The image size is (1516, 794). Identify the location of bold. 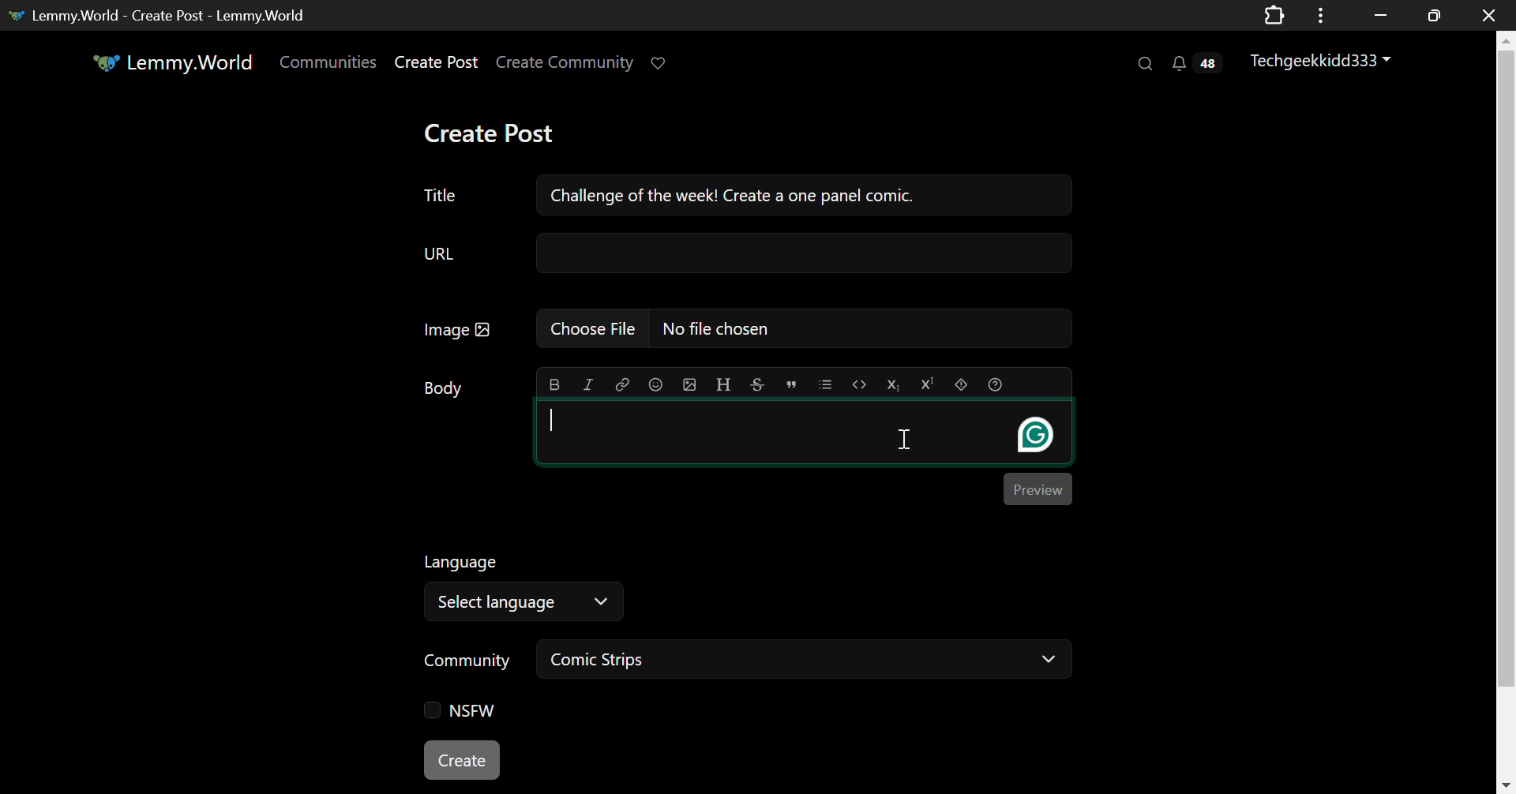
(551, 384).